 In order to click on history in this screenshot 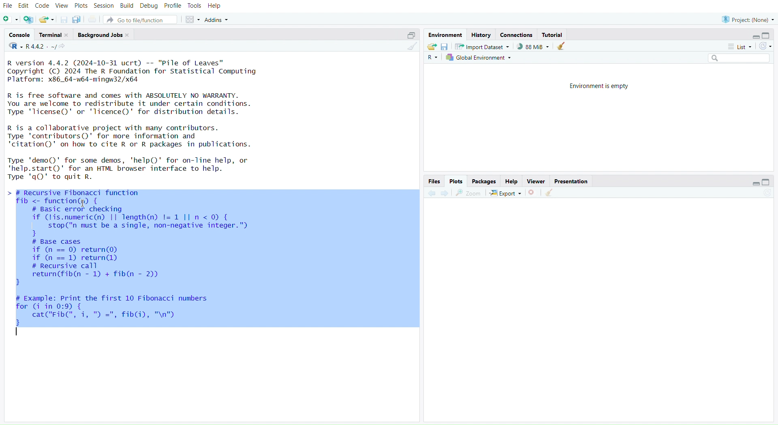, I will do `click(481, 36)`.